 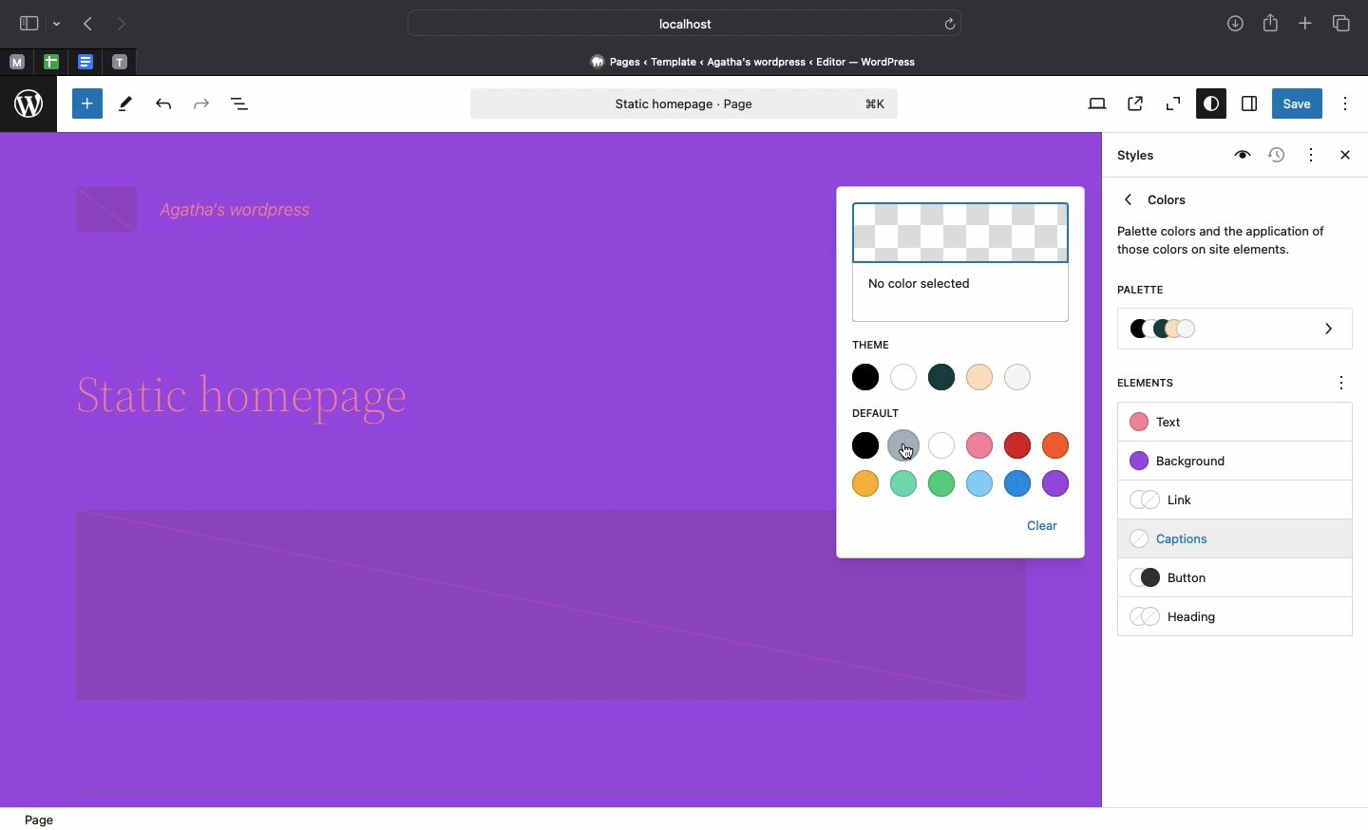 What do you see at coordinates (950, 22) in the screenshot?
I see `refresh` at bounding box center [950, 22].